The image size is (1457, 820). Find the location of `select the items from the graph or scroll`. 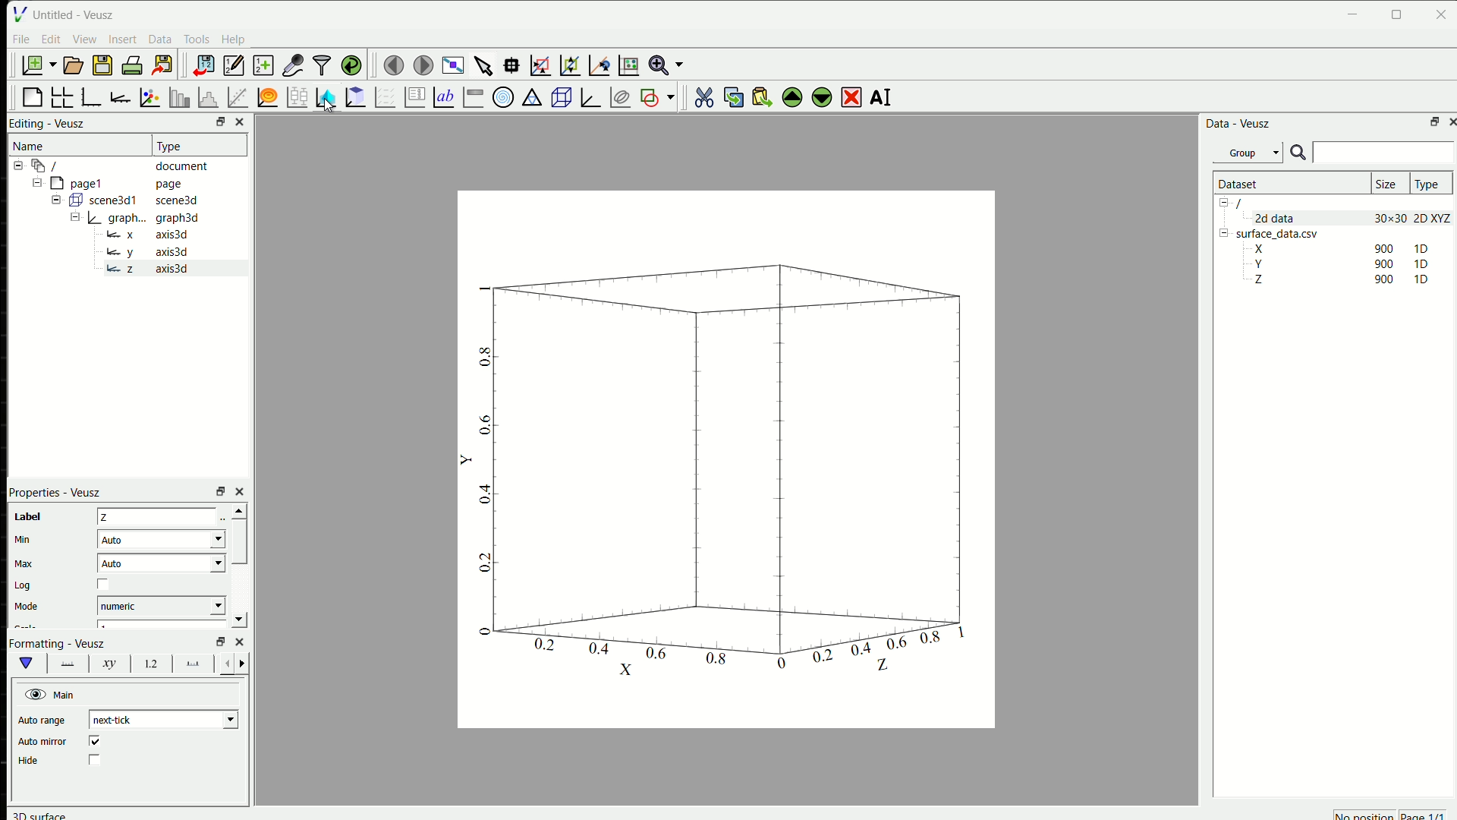

select the items from the graph or scroll is located at coordinates (485, 65).